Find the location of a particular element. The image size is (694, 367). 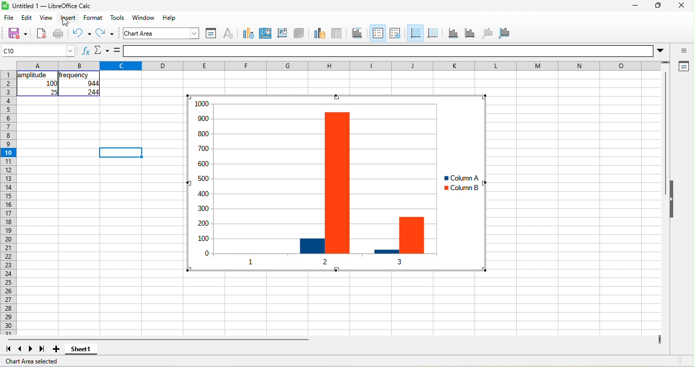

y axis is located at coordinates (469, 33).